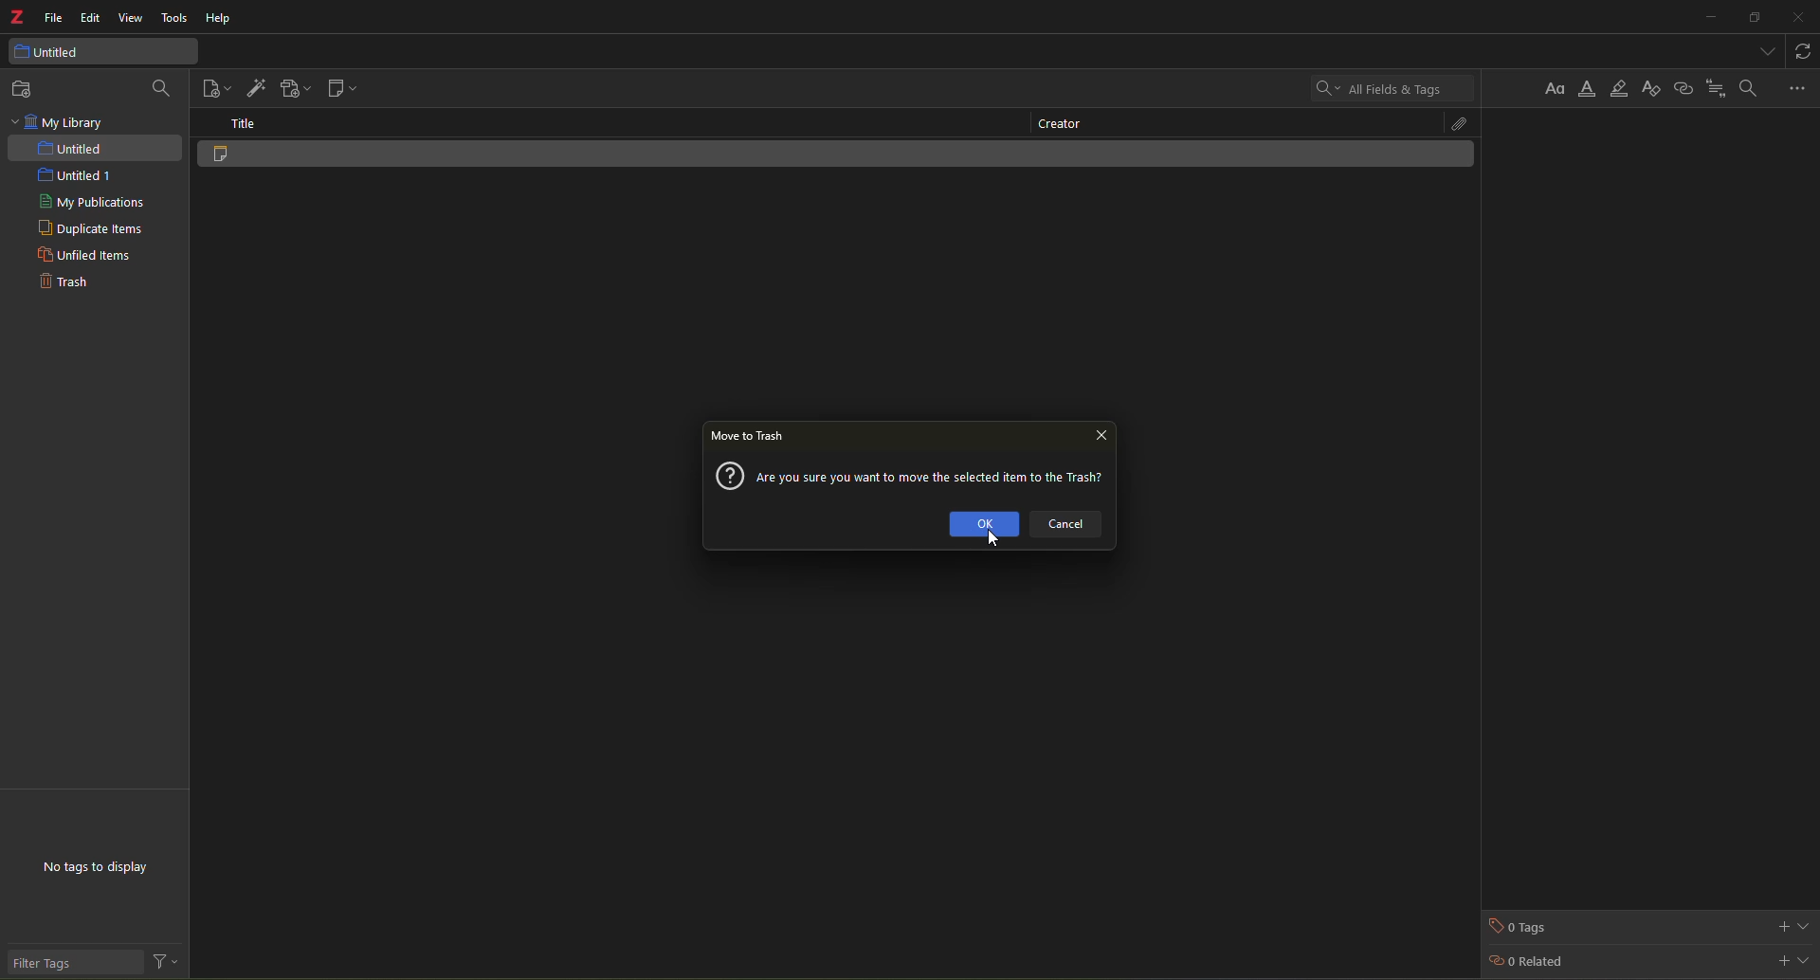 The image size is (1820, 980). I want to click on trash, so click(63, 284).